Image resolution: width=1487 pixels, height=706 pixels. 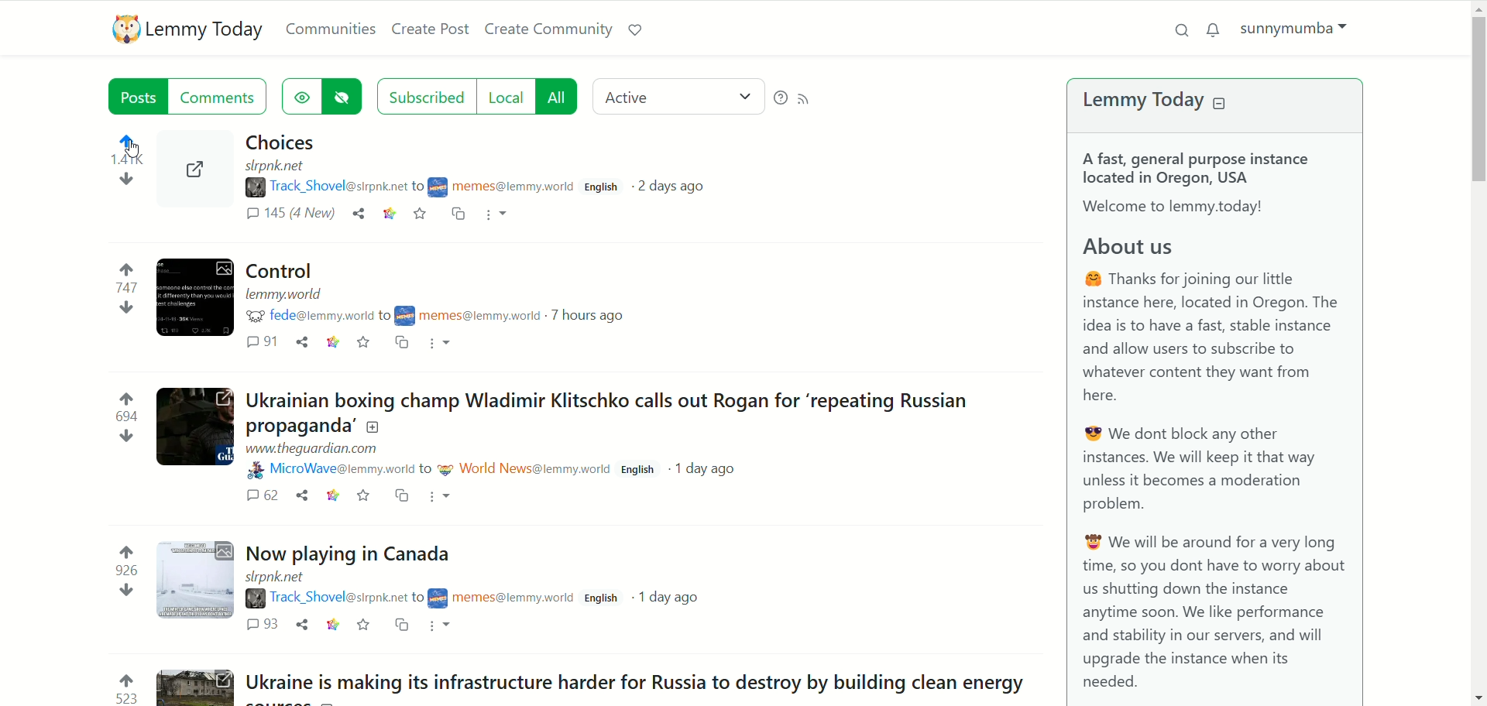 What do you see at coordinates (420, 184) in the screenshot?
I see `to` at bounding box center [420, 184].